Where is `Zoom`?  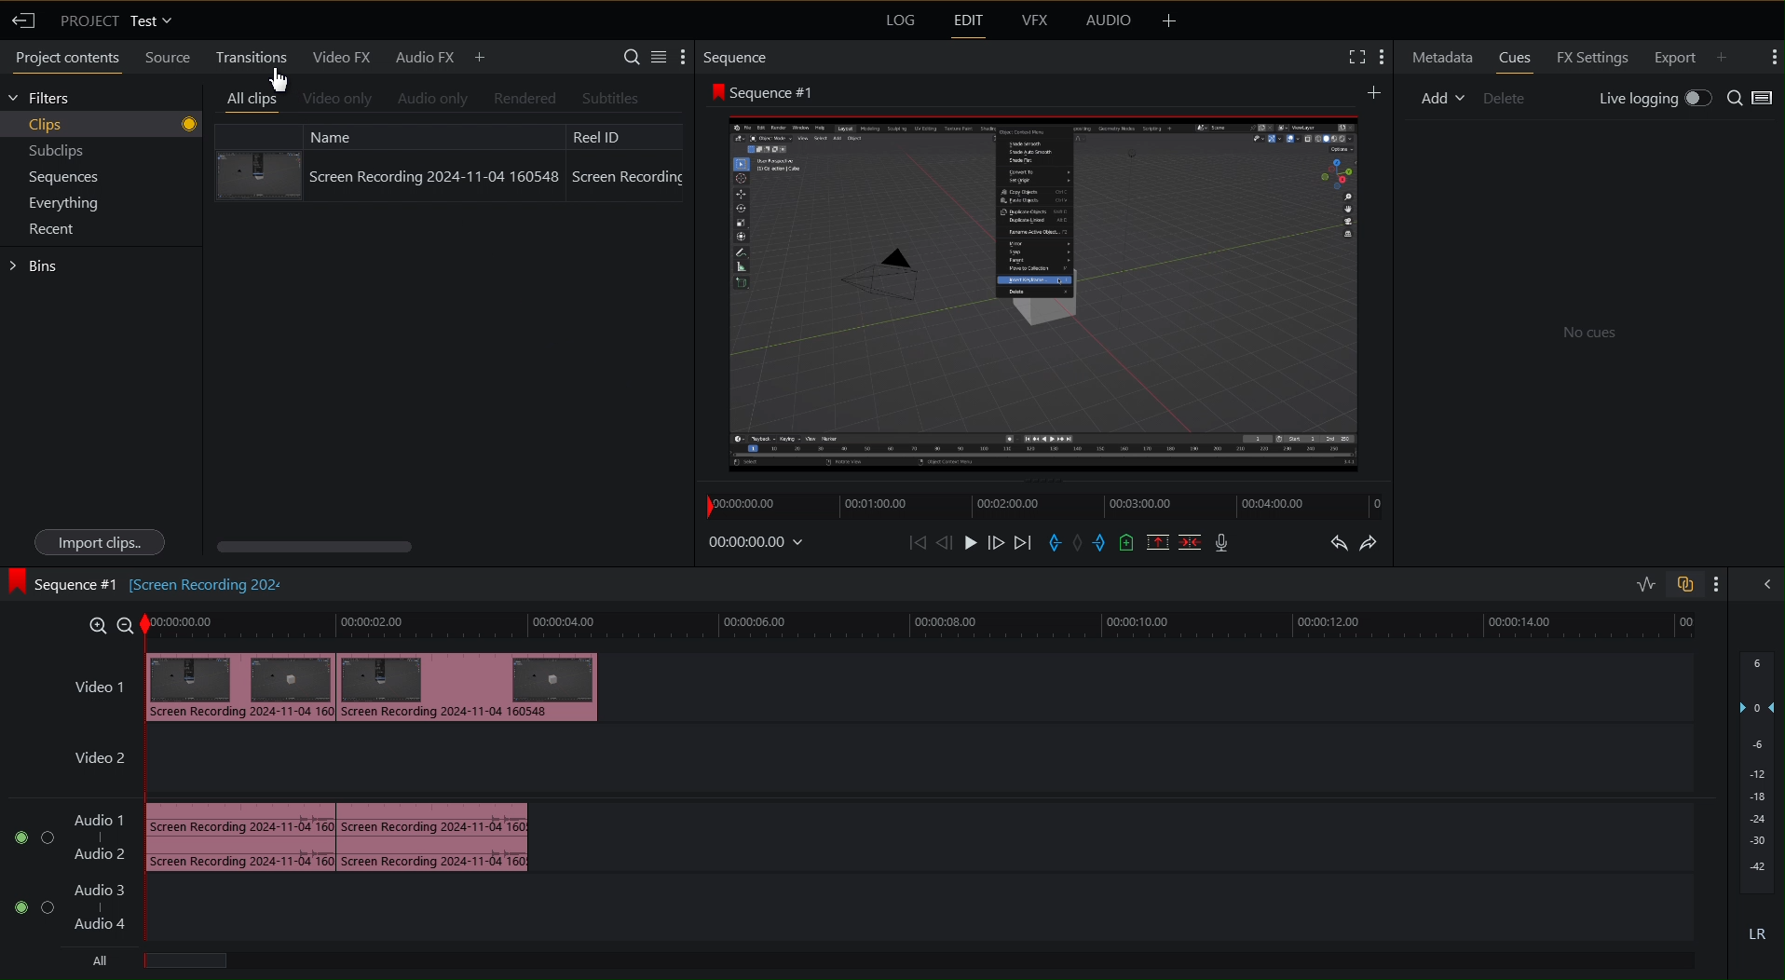
Zoom is located at coordinates (106, 624).